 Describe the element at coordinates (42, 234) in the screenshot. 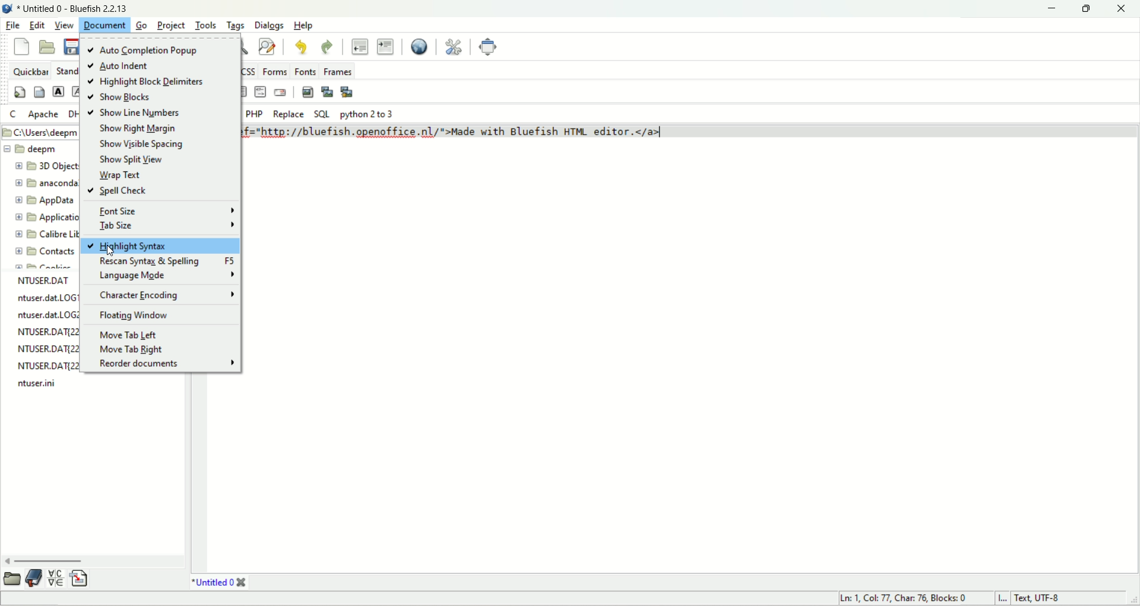

I see `calibre library` at that location.